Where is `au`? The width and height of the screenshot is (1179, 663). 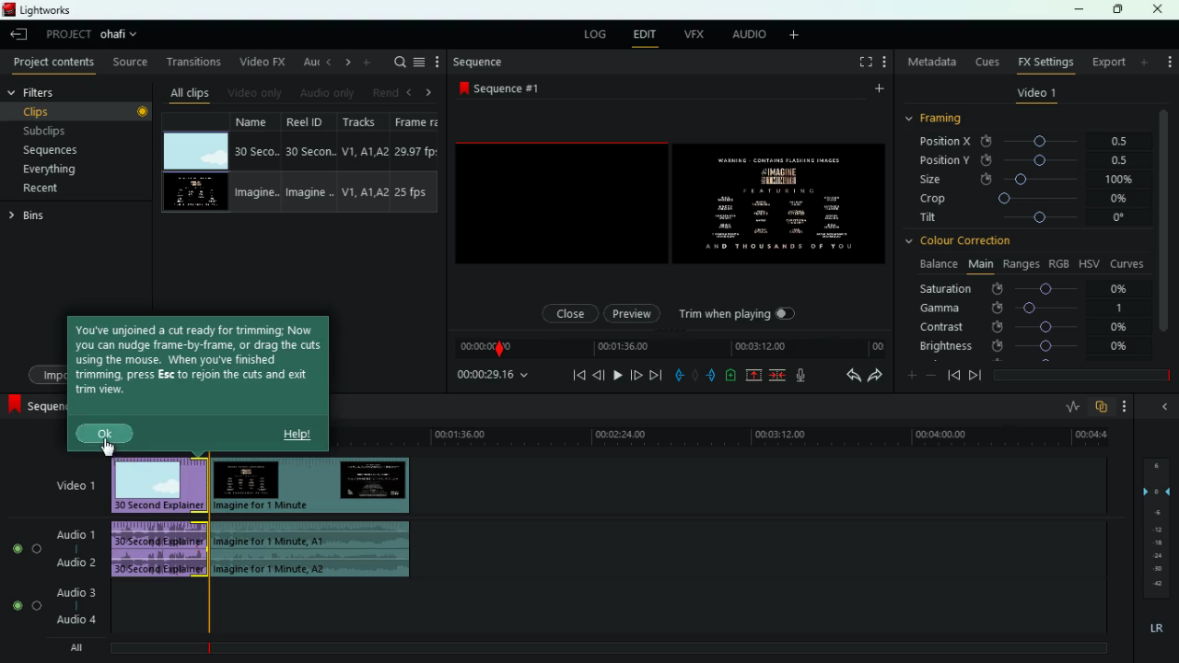 au is located at coordinates (308, 62).